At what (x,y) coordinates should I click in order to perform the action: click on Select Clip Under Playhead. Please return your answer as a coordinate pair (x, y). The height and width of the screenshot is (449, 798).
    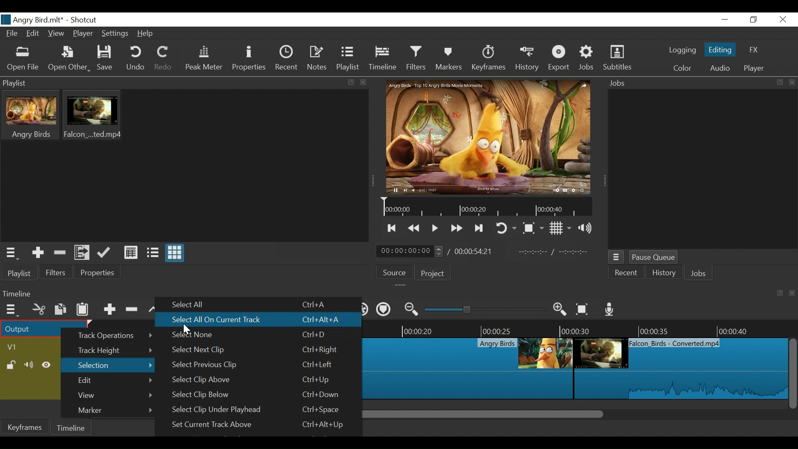
    Looking at the image, I should click on (264, 410).